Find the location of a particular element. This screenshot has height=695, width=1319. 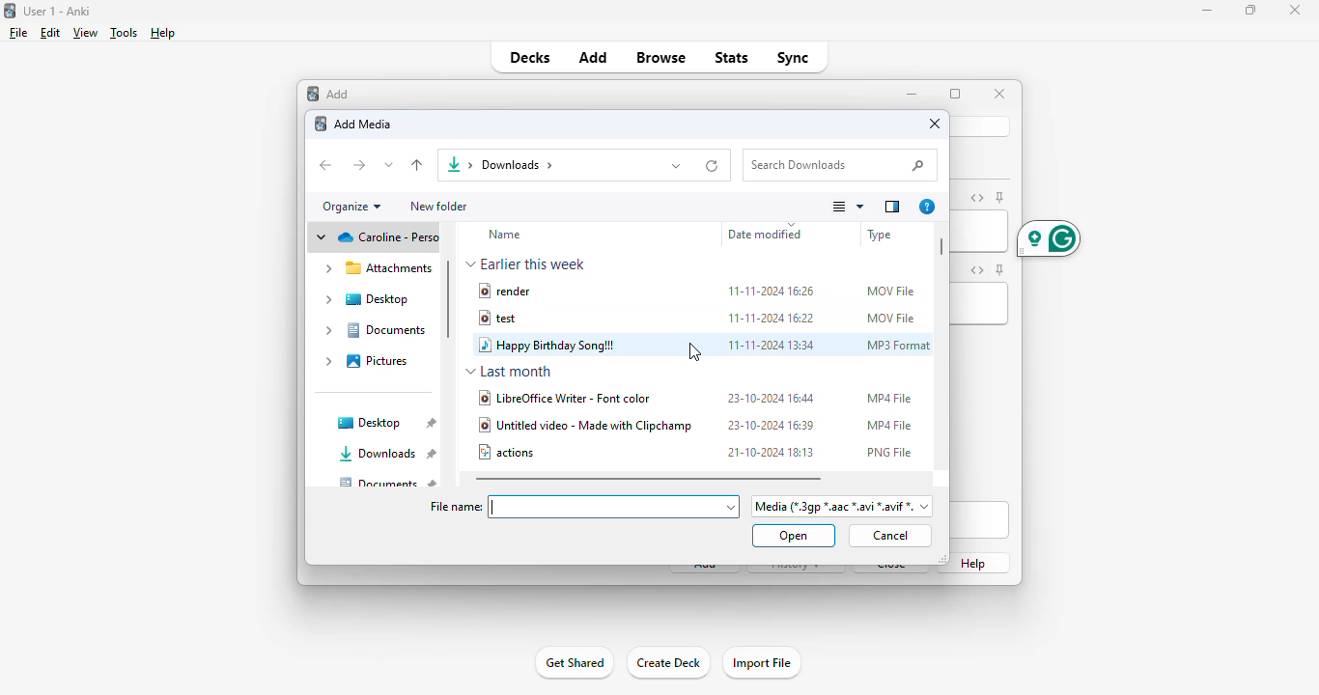

21-10-2024 is located at coordinates (771, 453).